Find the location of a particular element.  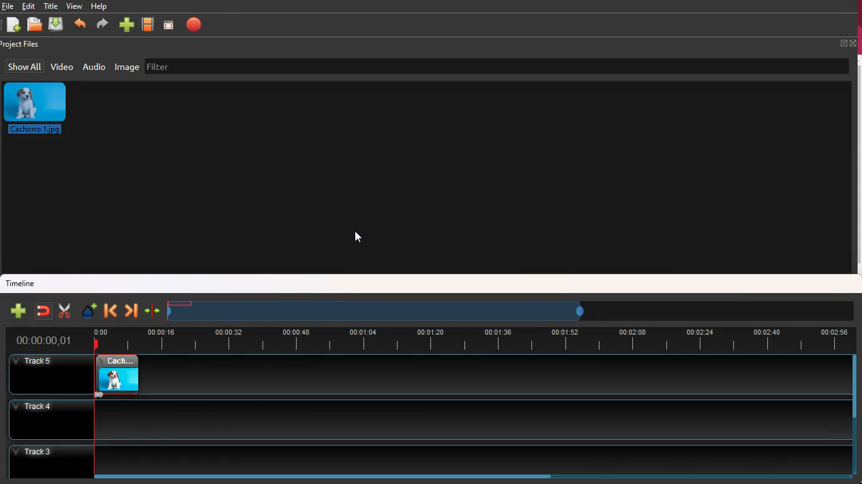

cursor is located at coordinates (358, 237).